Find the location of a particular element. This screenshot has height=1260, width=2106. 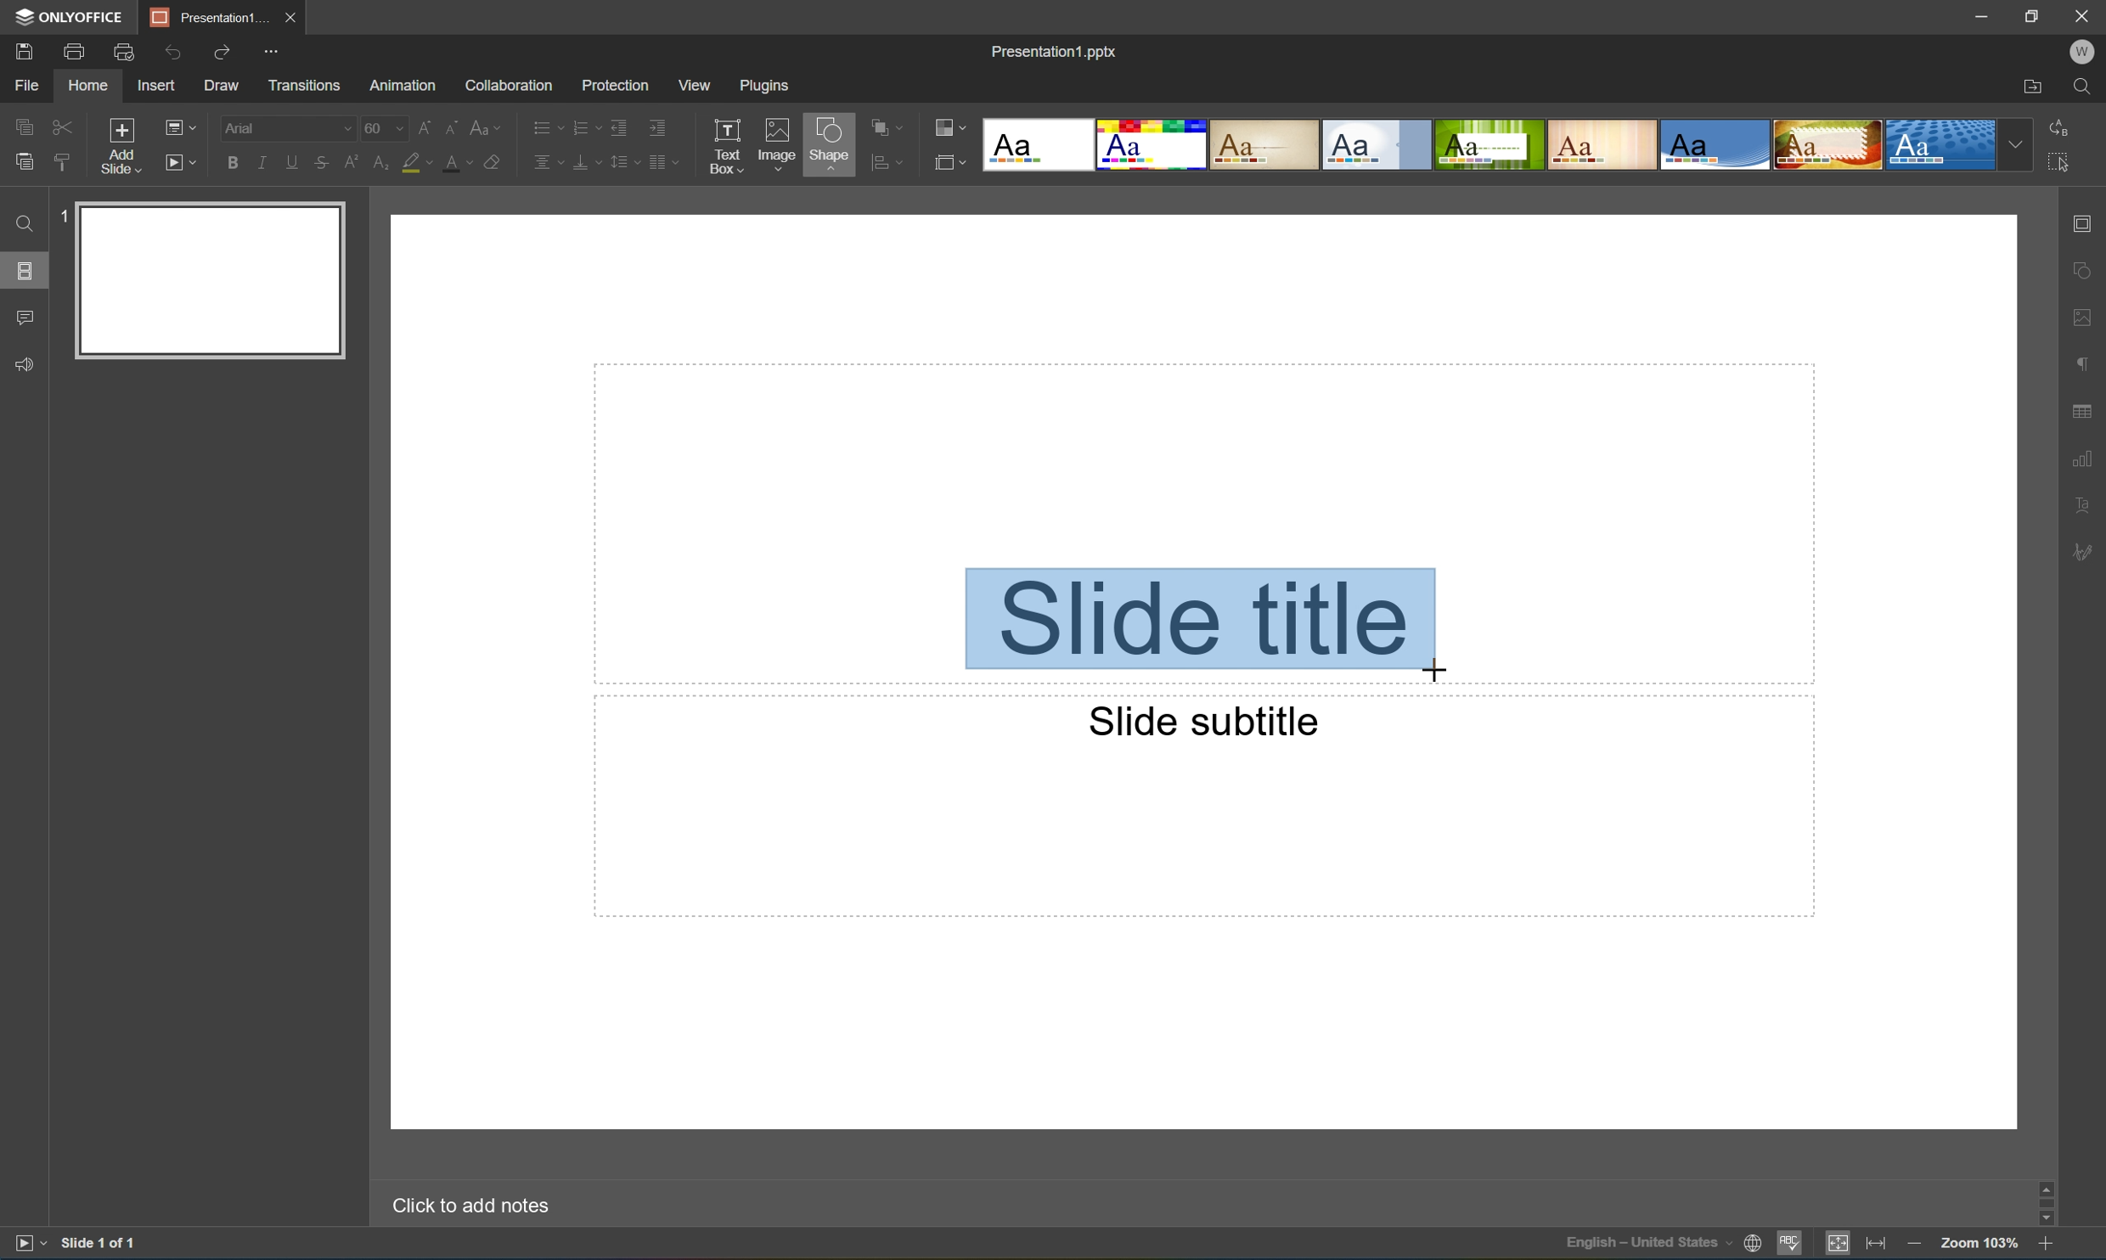

shape settings is located at coordinates (2081, 269).